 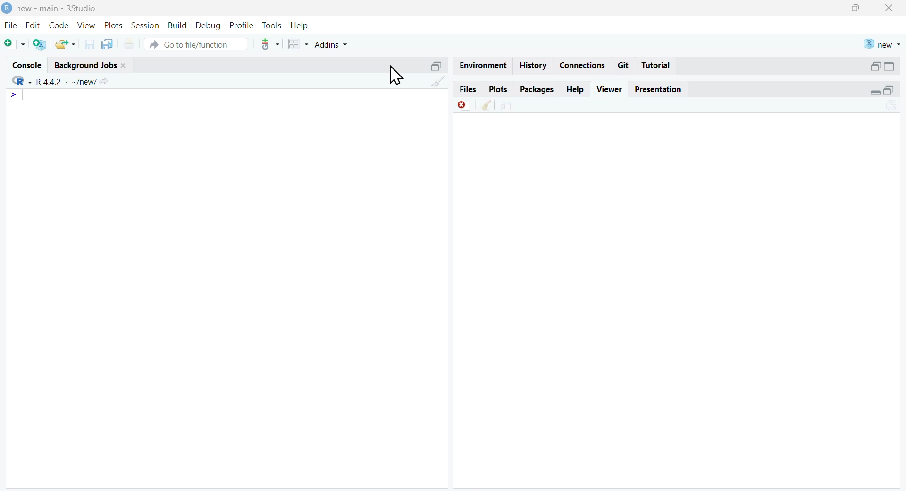 I want to click on open in separate window, so click(x=437, y=66).